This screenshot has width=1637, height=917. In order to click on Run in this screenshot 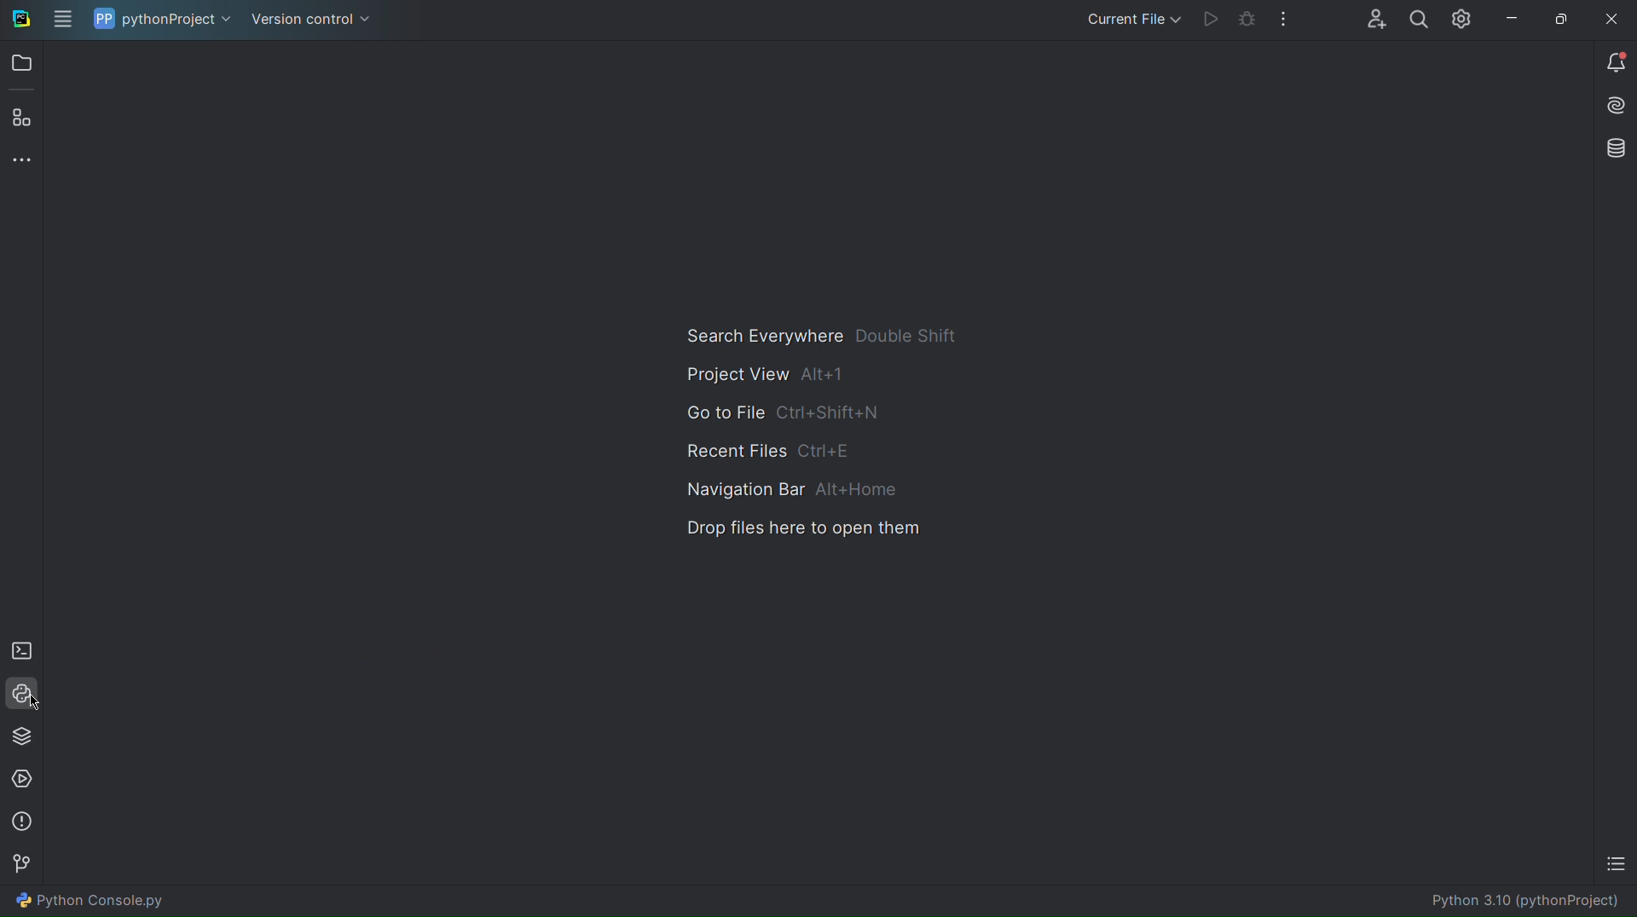, I will do `click(1205, 21)`.